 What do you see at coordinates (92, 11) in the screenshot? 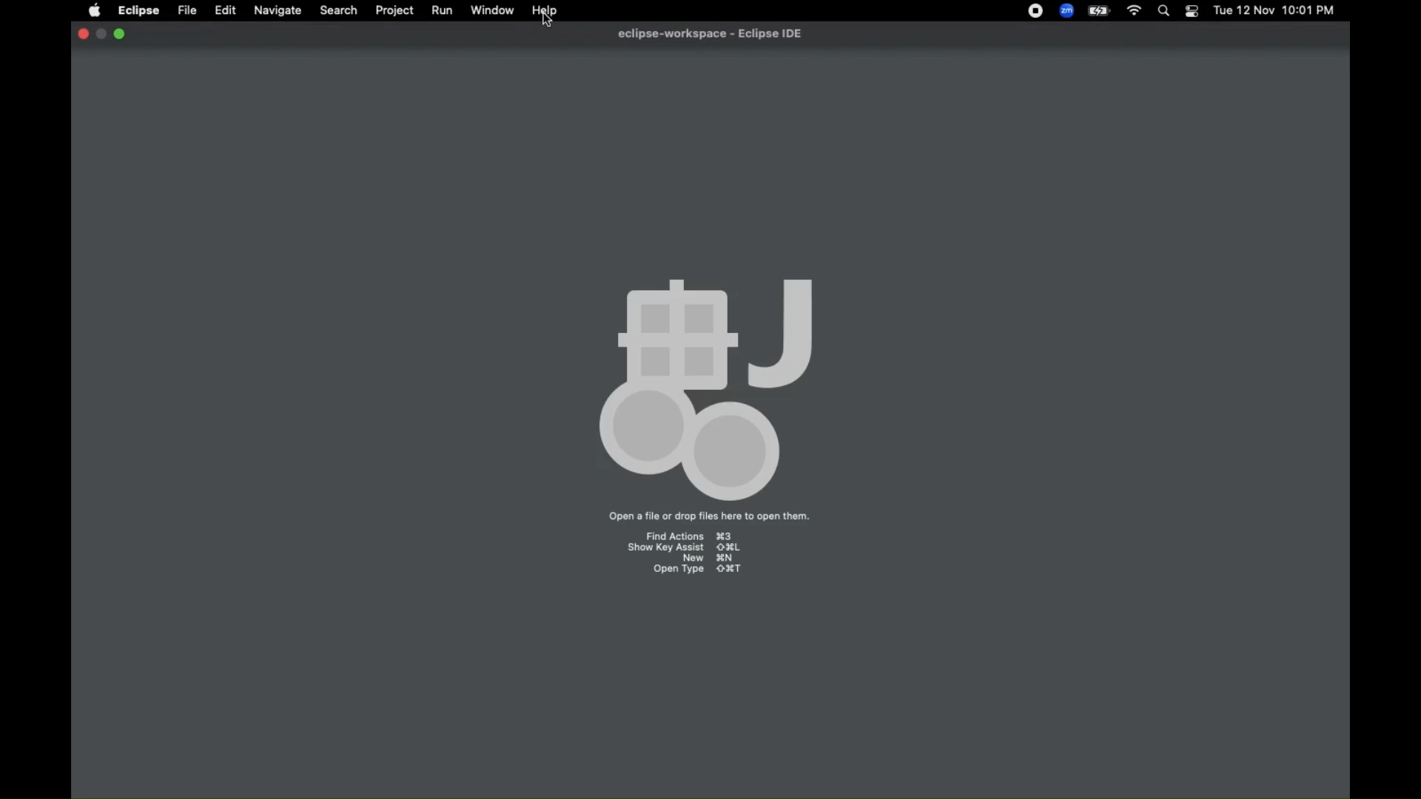
I see `Apple Desktop Icon` at bounding box center [92, 11].